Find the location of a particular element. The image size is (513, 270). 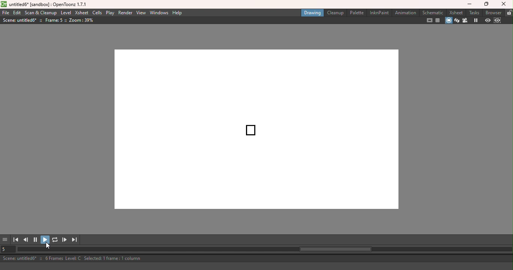

Edit is located at coordinates (17, 13).